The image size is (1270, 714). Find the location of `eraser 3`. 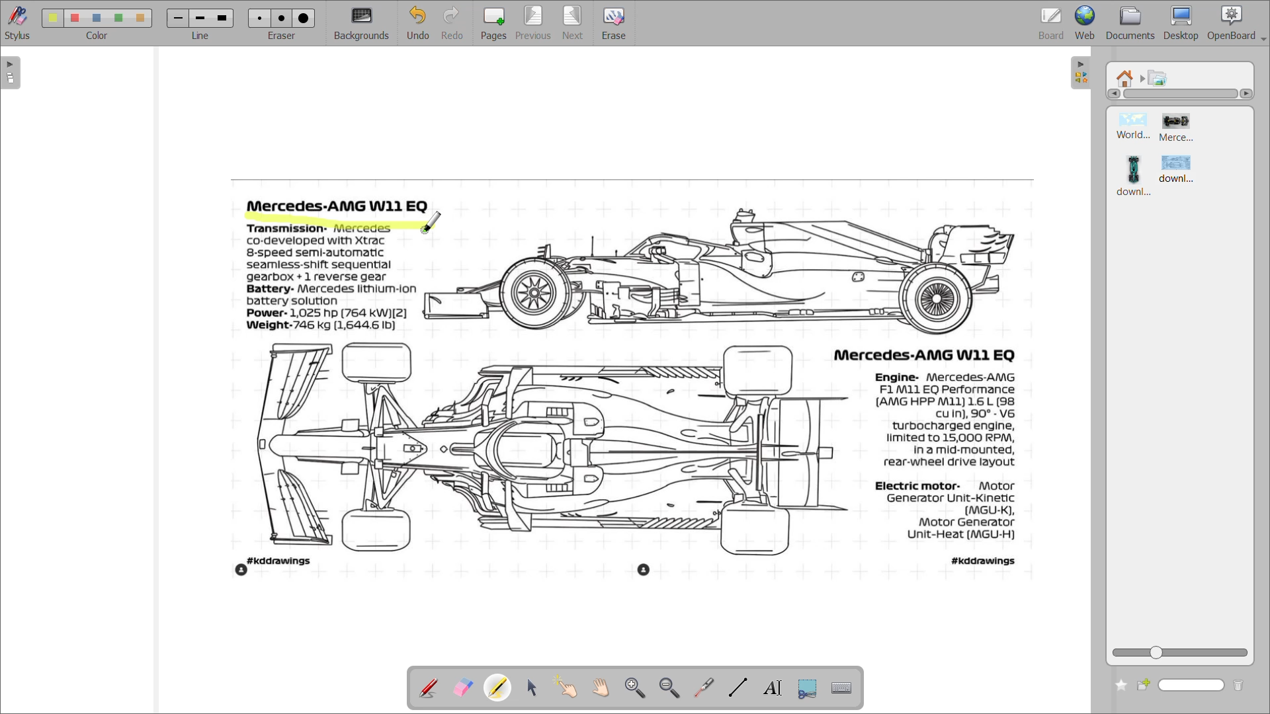

eraser 3 is located at coordinates (302, 18).